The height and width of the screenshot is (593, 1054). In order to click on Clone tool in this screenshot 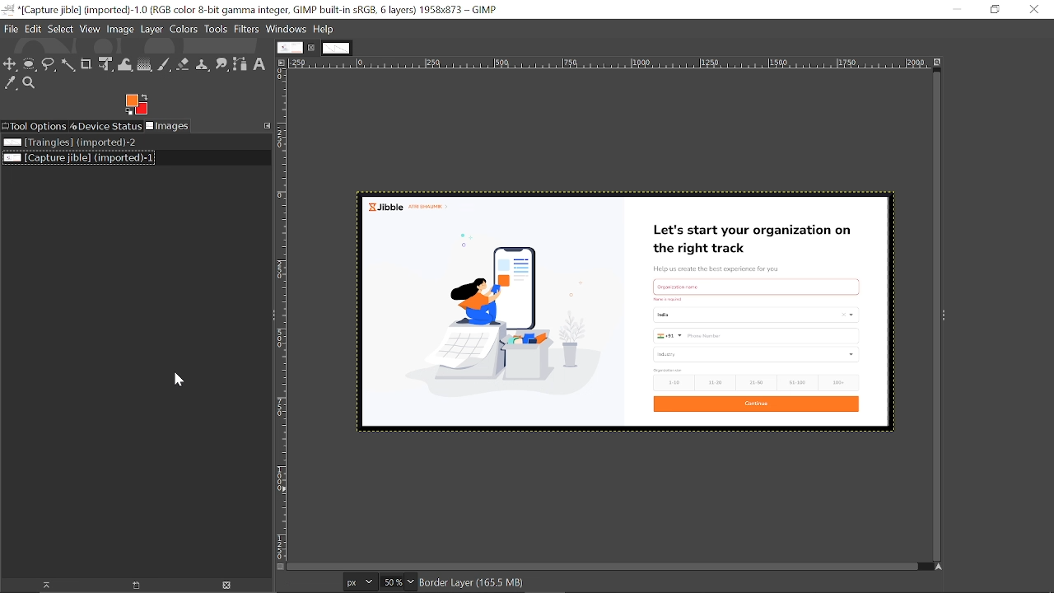, I will do `click(204, 65)`.